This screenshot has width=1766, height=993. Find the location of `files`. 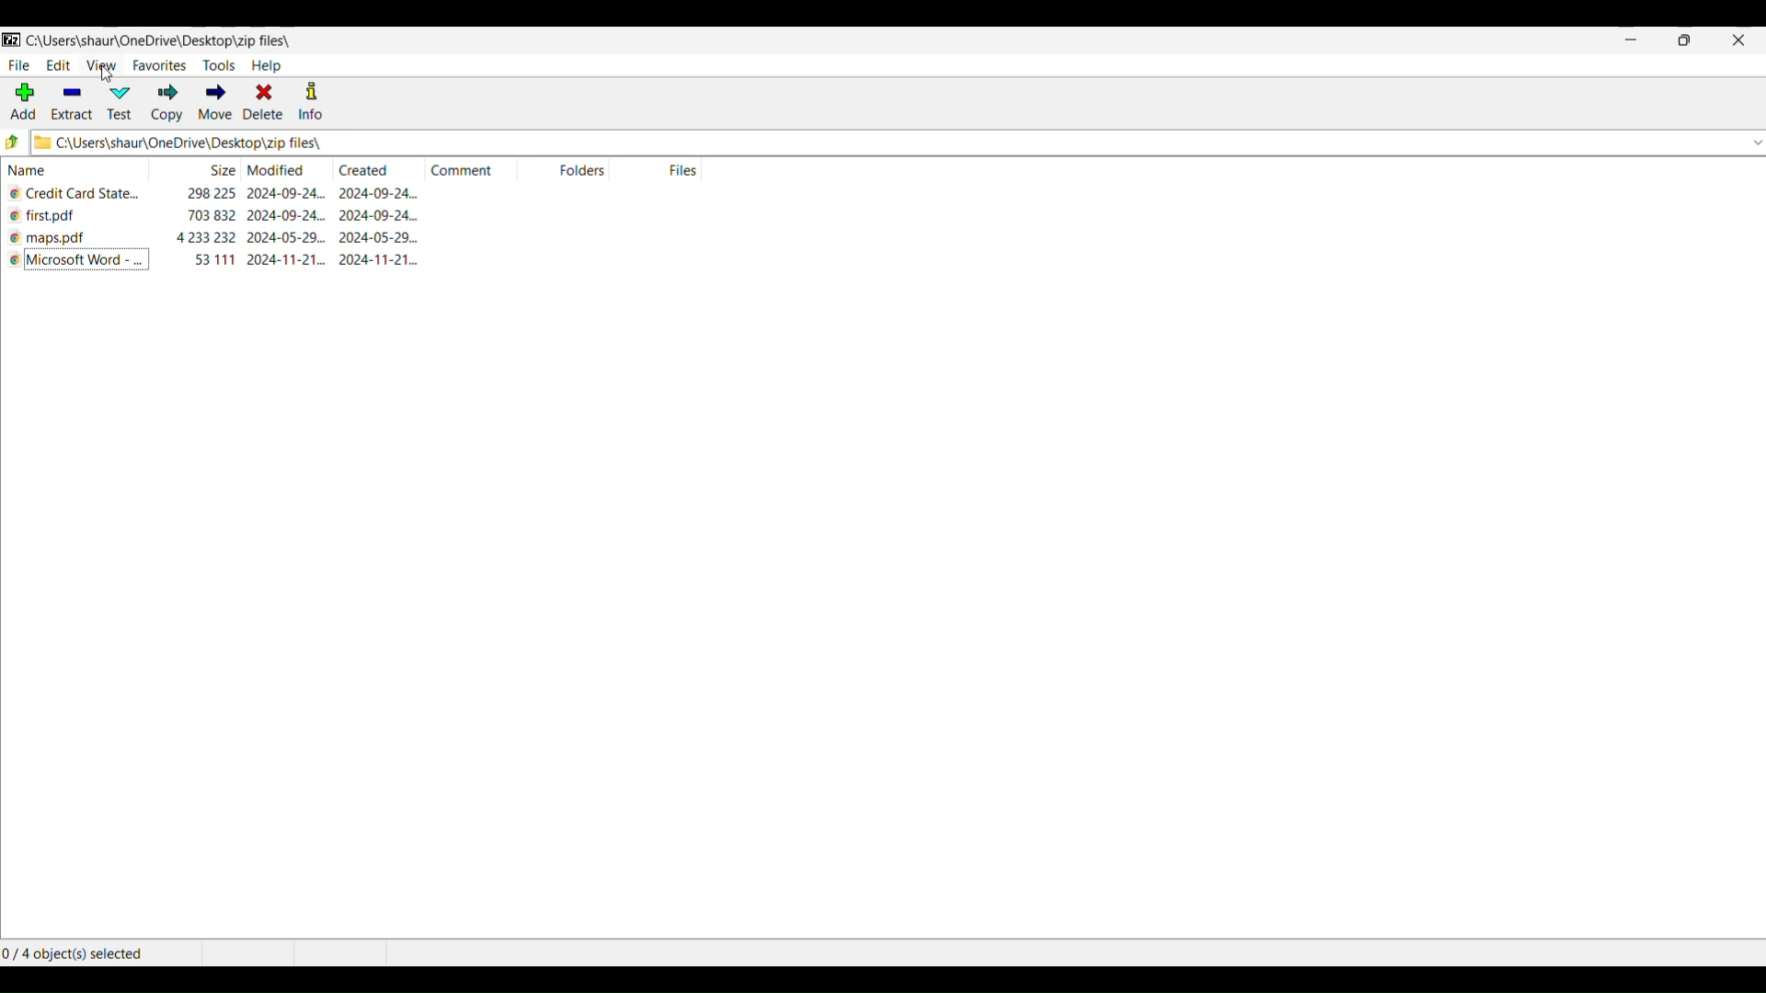

files is located at coordinates (689, 170).